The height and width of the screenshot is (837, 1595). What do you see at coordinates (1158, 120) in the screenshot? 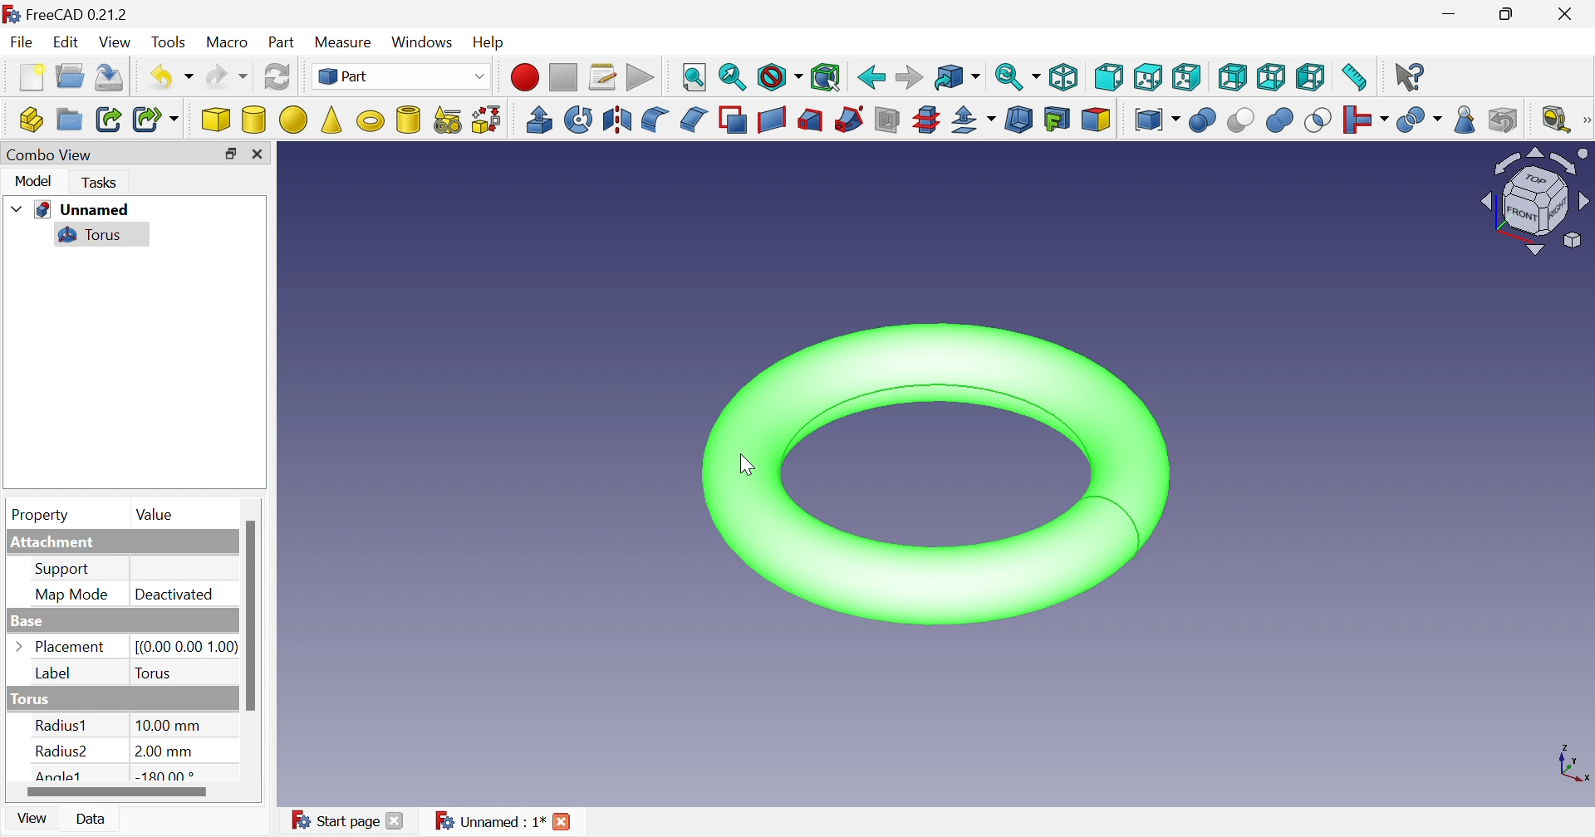
I see `Compound tools` at bounding box center [1158, 120].